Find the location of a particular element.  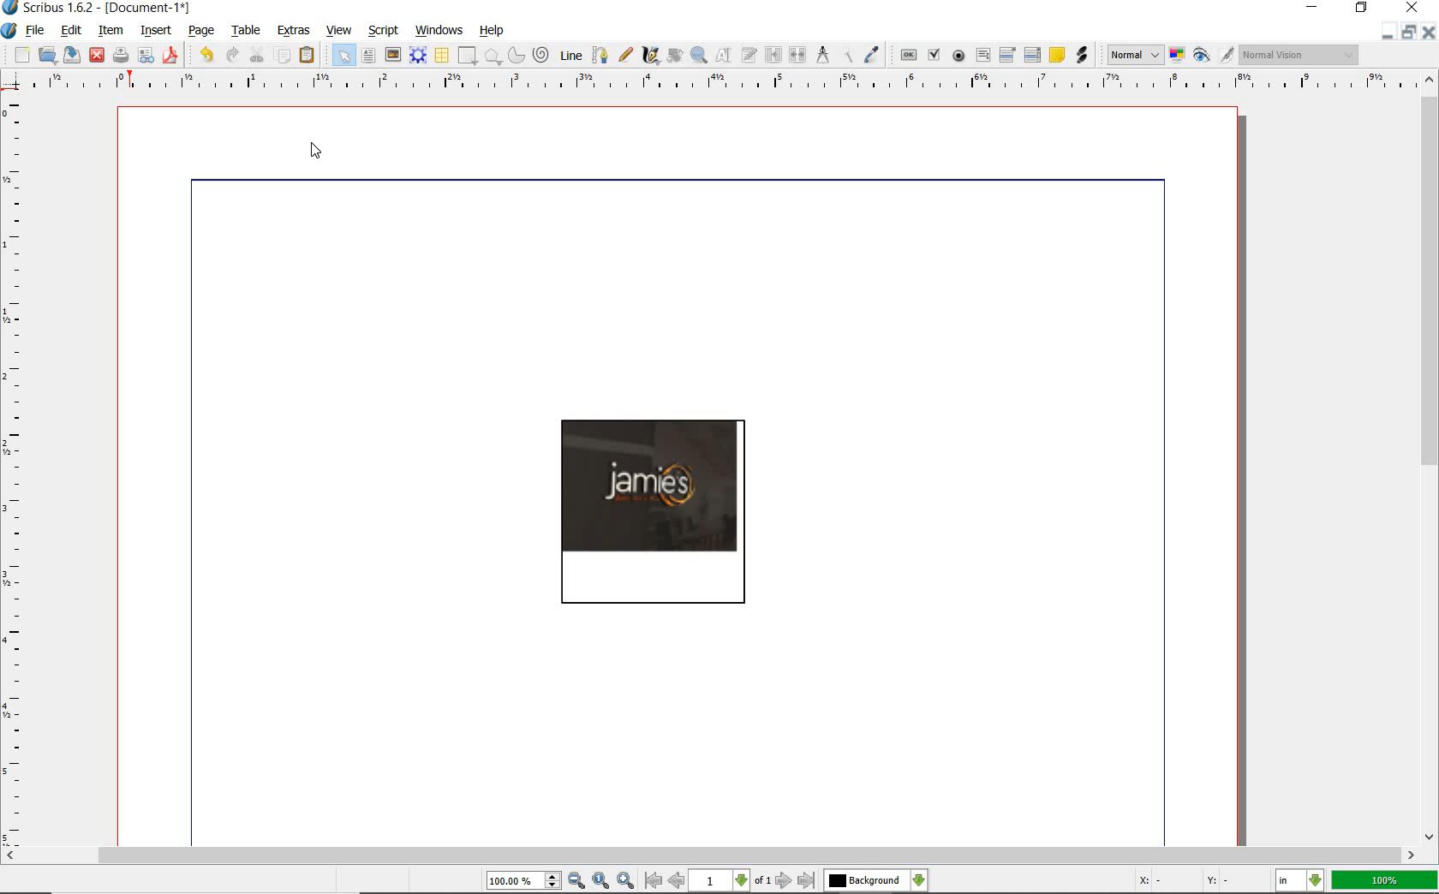

text frame is located at coordinates (367, 57).